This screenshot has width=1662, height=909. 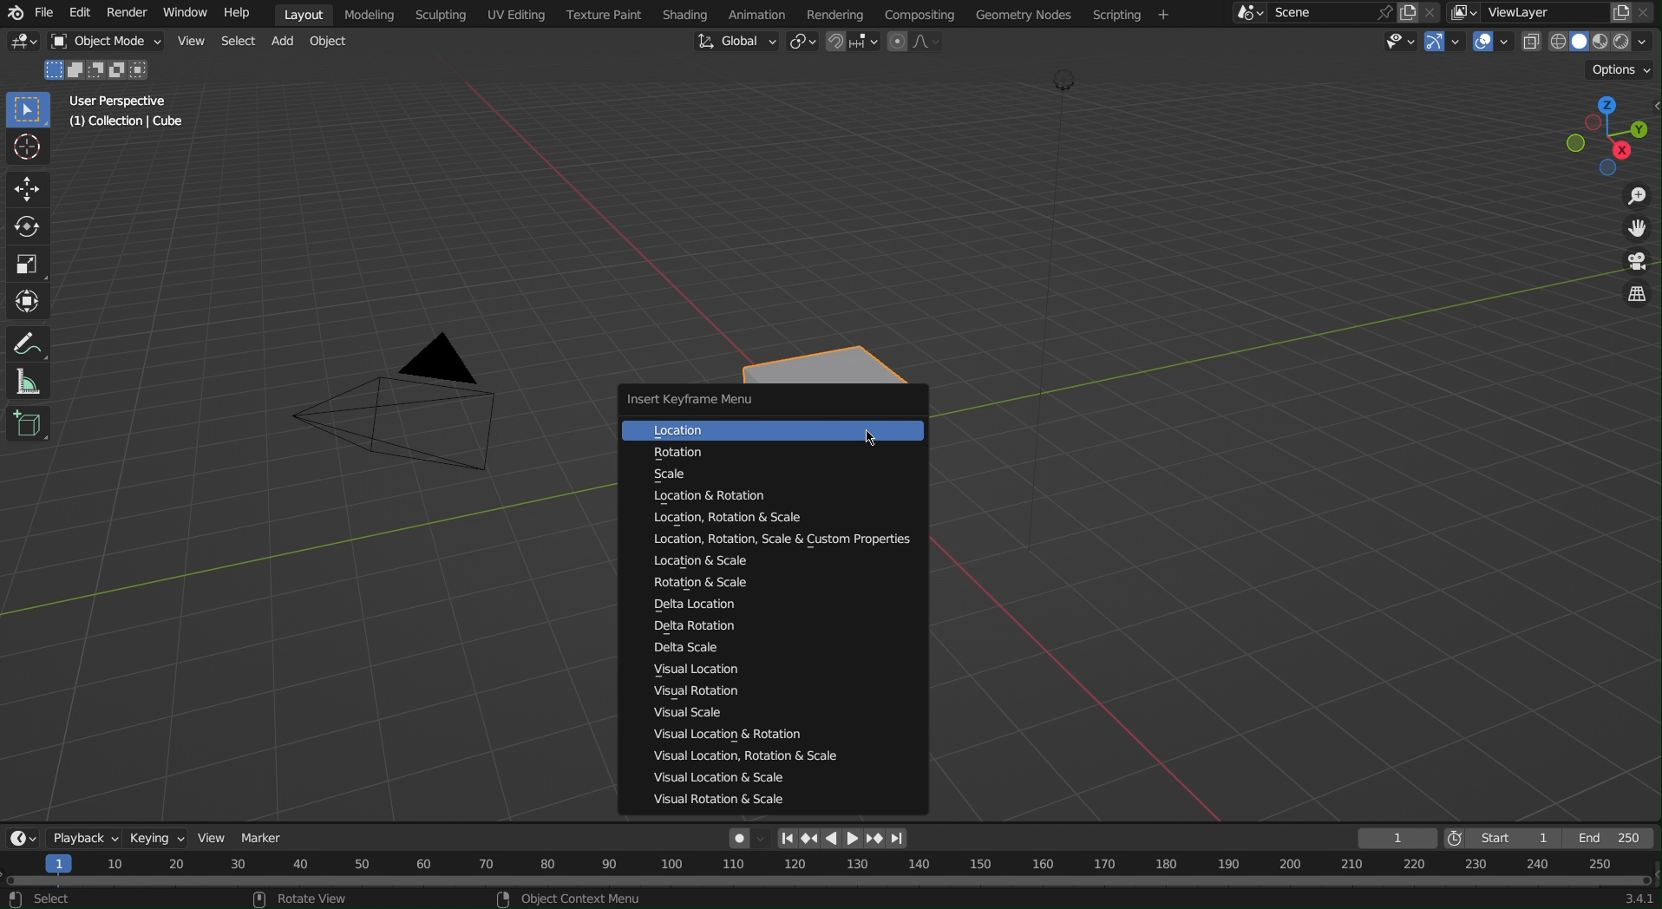 I want to click on Location & Rotation, so click(x=720, y=497).